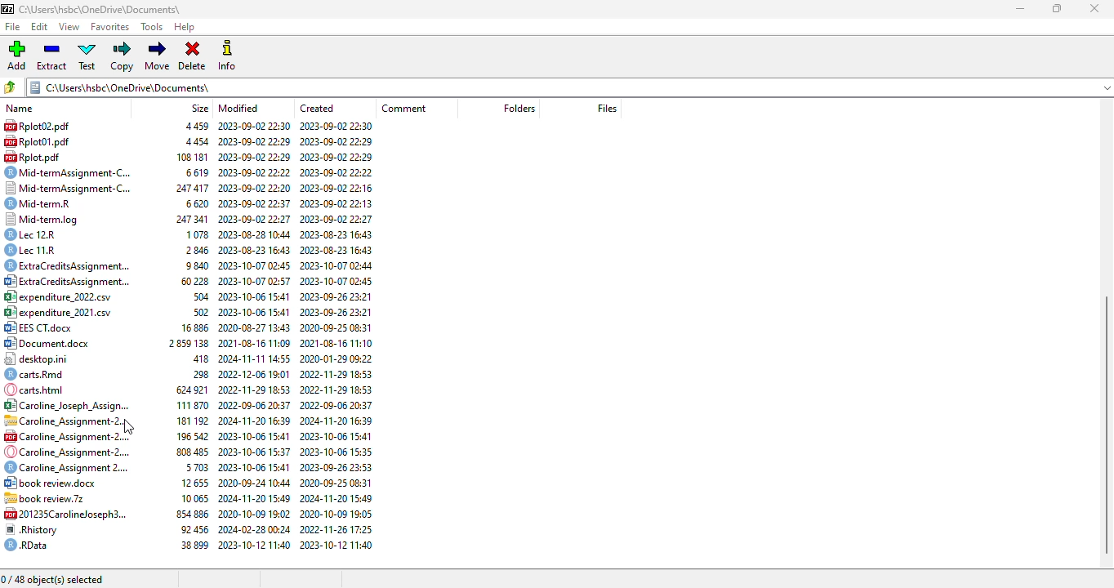 This screenshot has height=588, width=1114. I want to click on 2022-12-06 19:01, so click(255, 372).